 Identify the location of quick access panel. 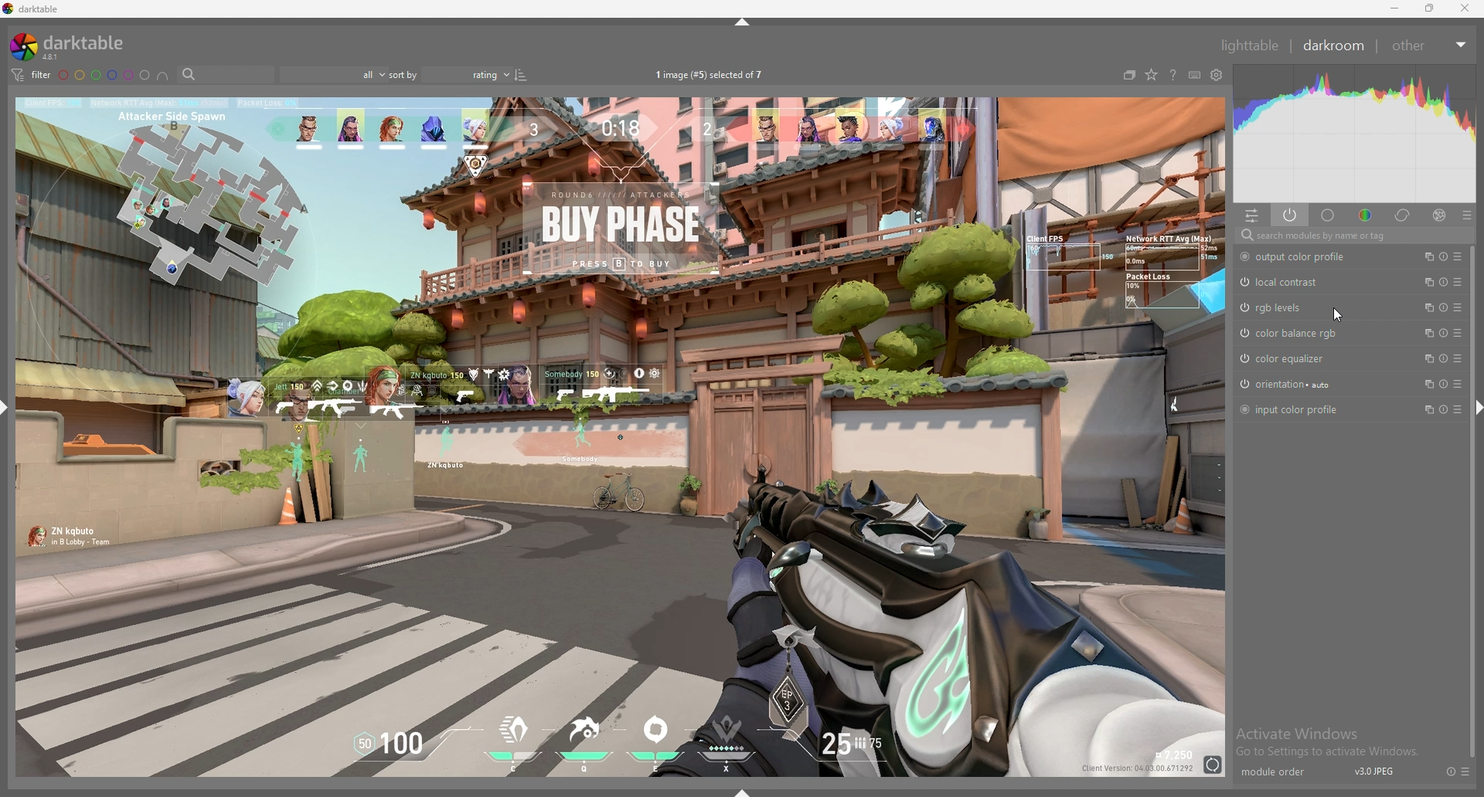
(1253, 215).